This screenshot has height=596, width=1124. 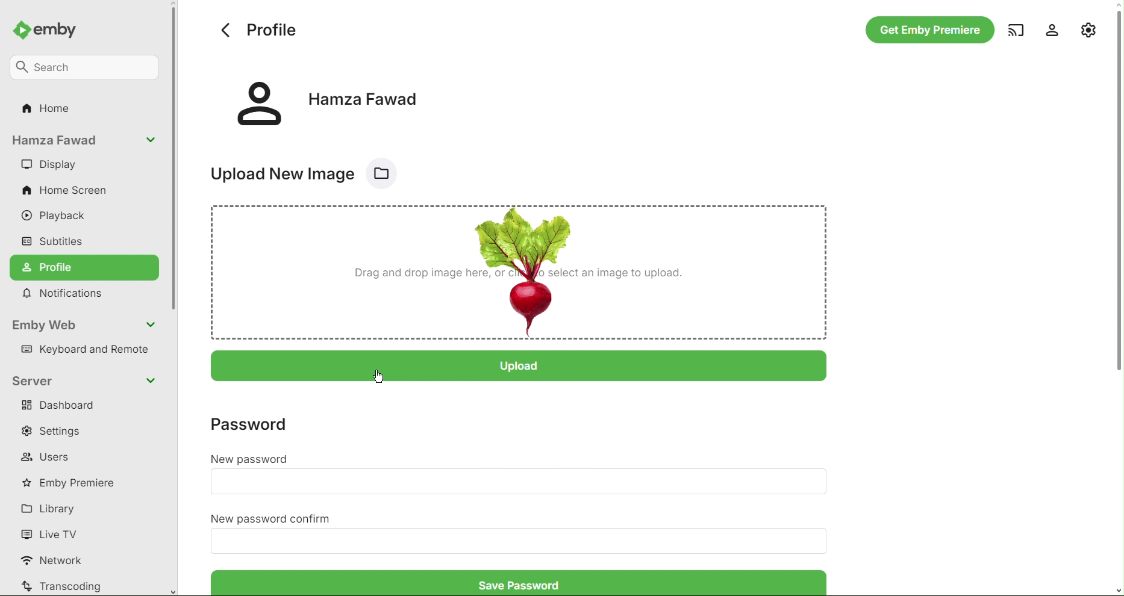 I want to click on New Password Confirm, so click(x=272, y=518).